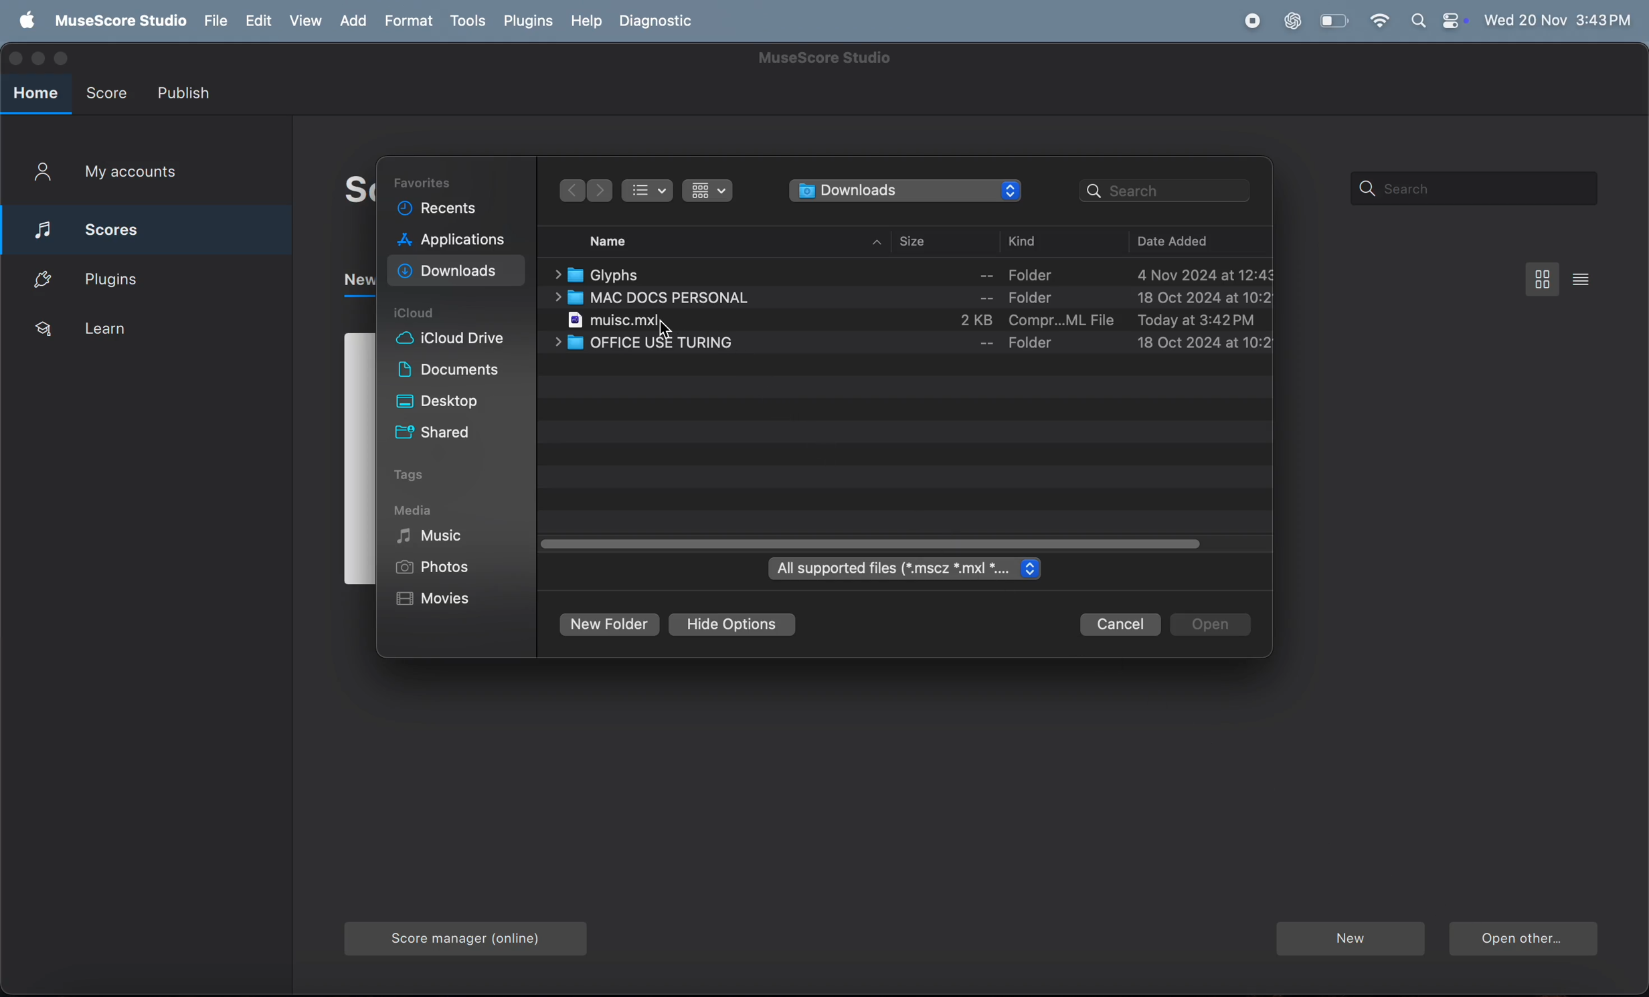  What do you see at coordinates (1334, 20) in the screenshot?
I see `battery` at bounding box center [1334, 20].